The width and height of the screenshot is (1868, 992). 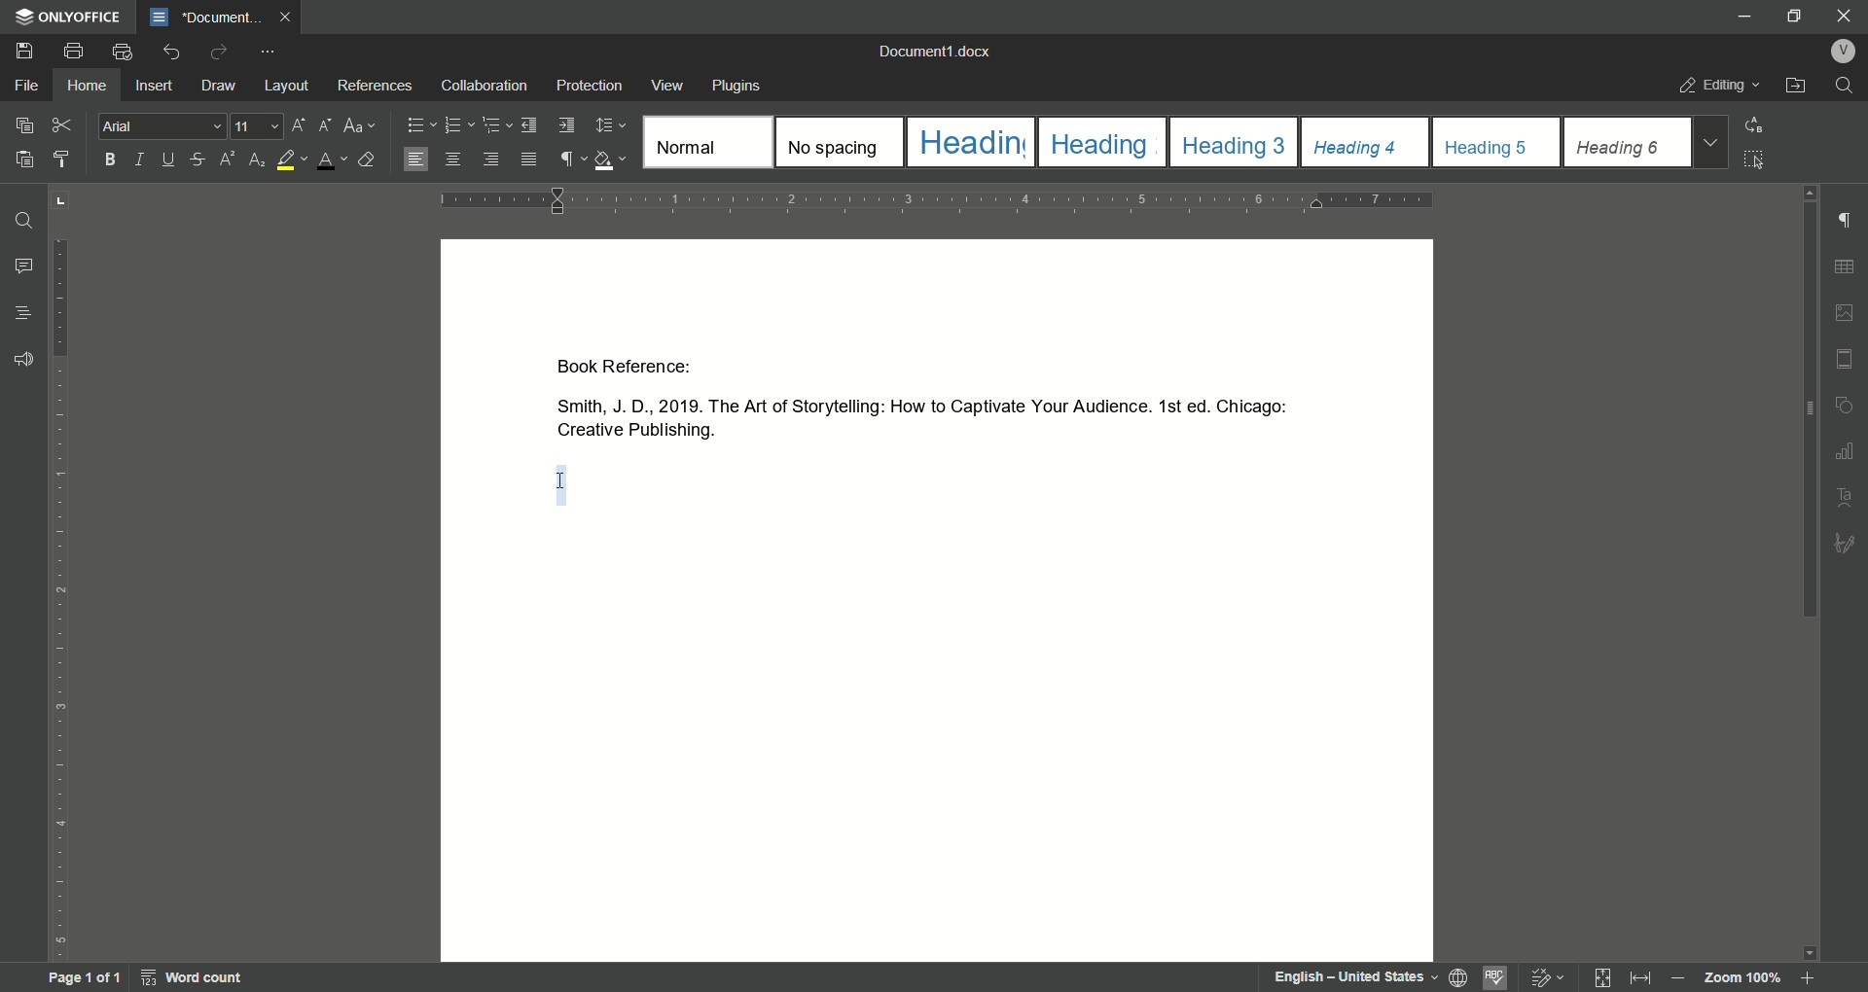 What do you see at coordinates (1843, 311) in the screenshot?
I see `image` at bounding box center [1843, 311].